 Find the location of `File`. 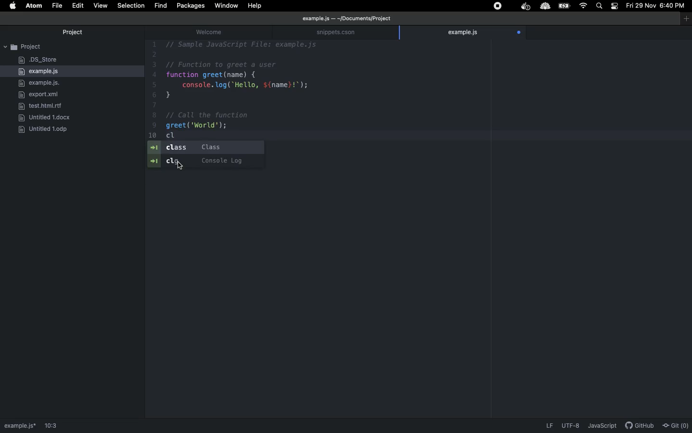

File is located at coordinates (57, 6).